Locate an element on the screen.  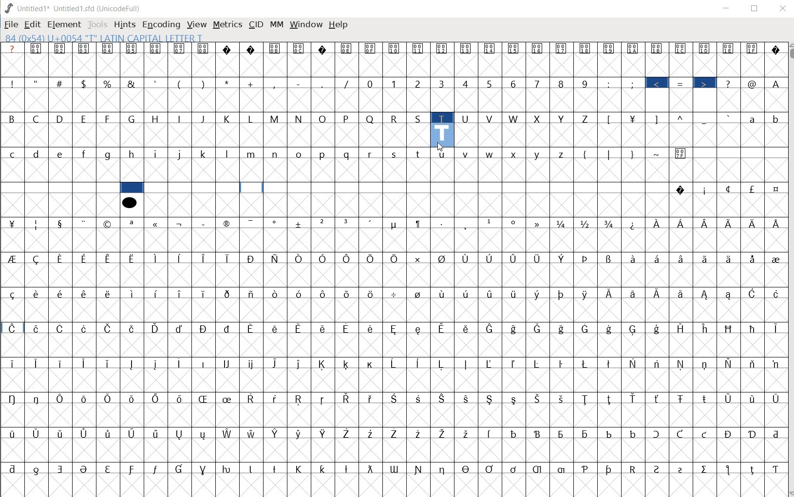
empty spaces is located at coordinates (407, 189).